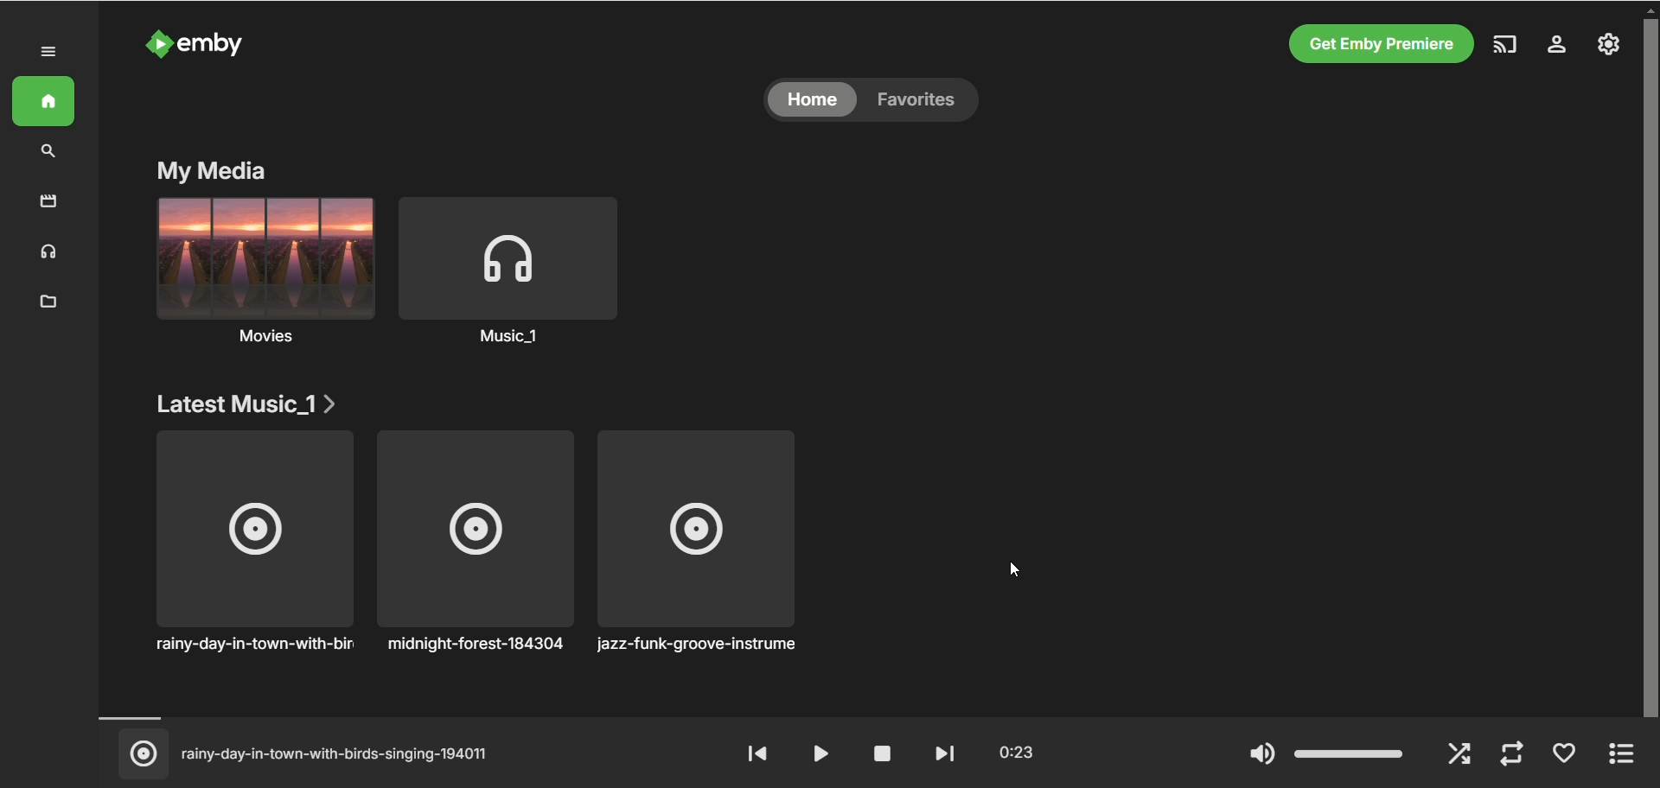 The image size is (1660, 788). What do you see at coordinates (822, 755) in the screenshot?
I see `play` at bounding box center [822, 755].